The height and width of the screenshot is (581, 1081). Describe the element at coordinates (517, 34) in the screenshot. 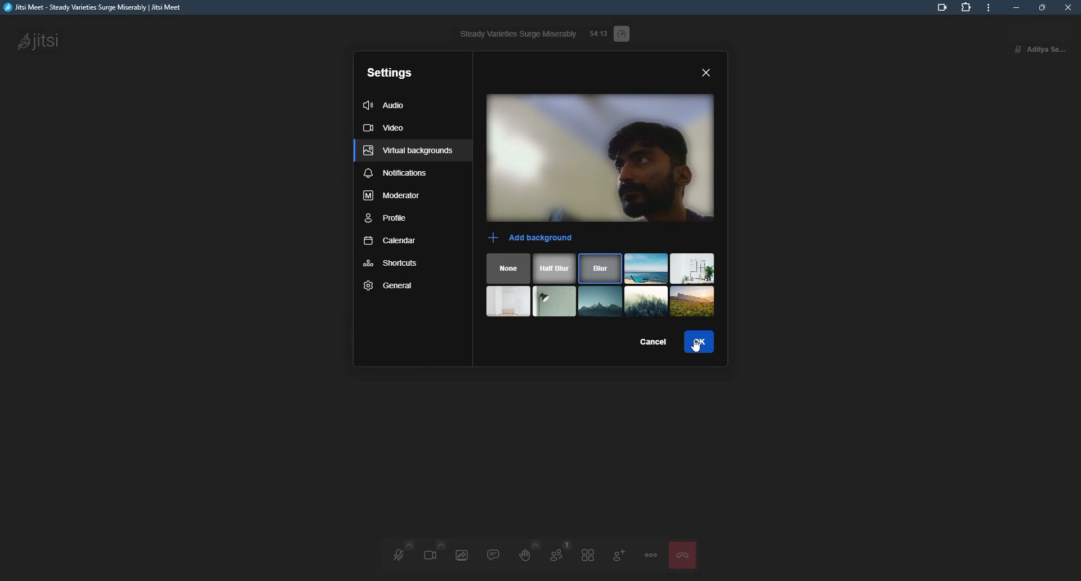

I see `steady varieties surge miserably` at that location.